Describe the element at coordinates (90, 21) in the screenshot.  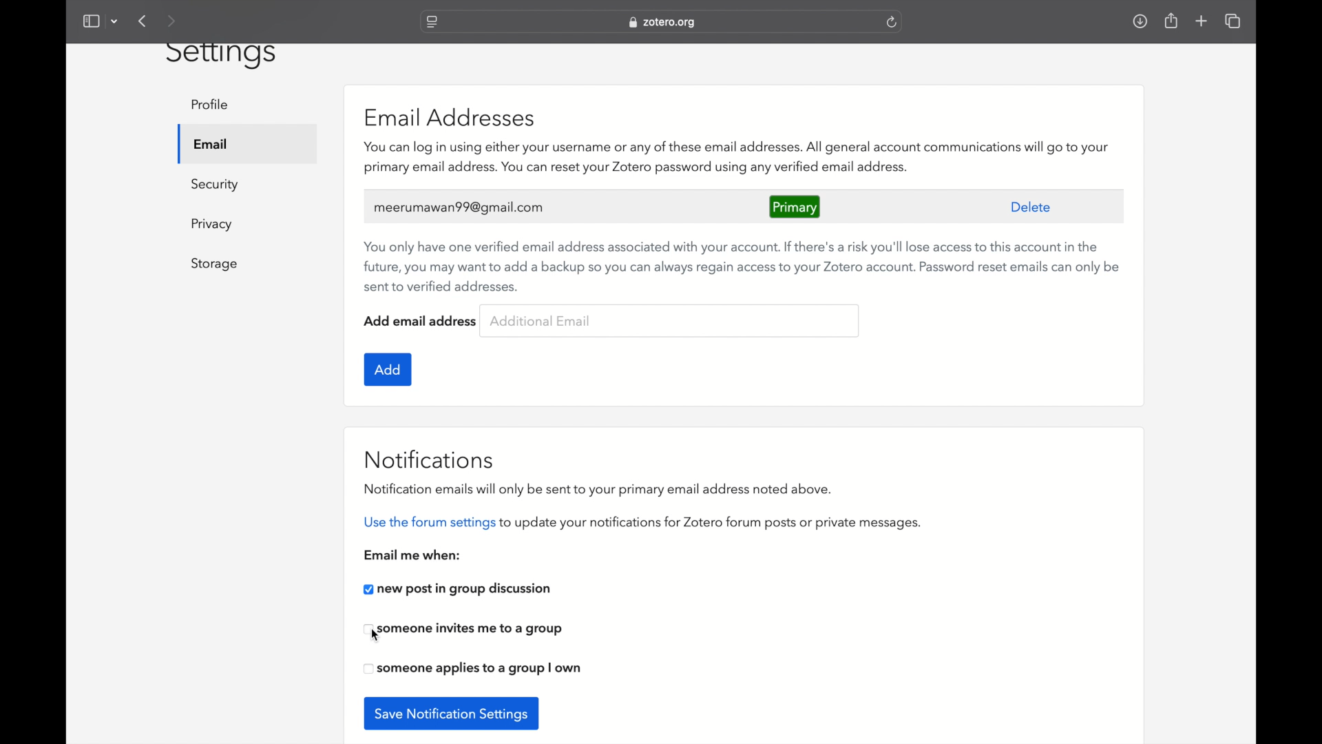
I see `show sidebar` at that location.